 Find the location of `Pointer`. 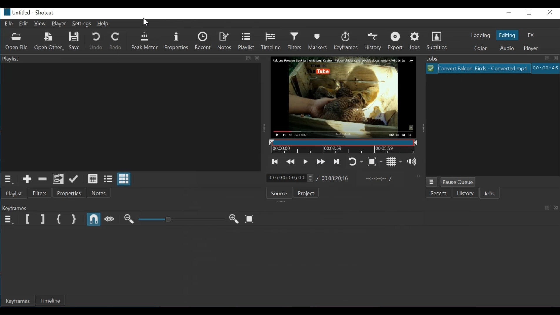

Pointer is located at coordinates (145, 23).